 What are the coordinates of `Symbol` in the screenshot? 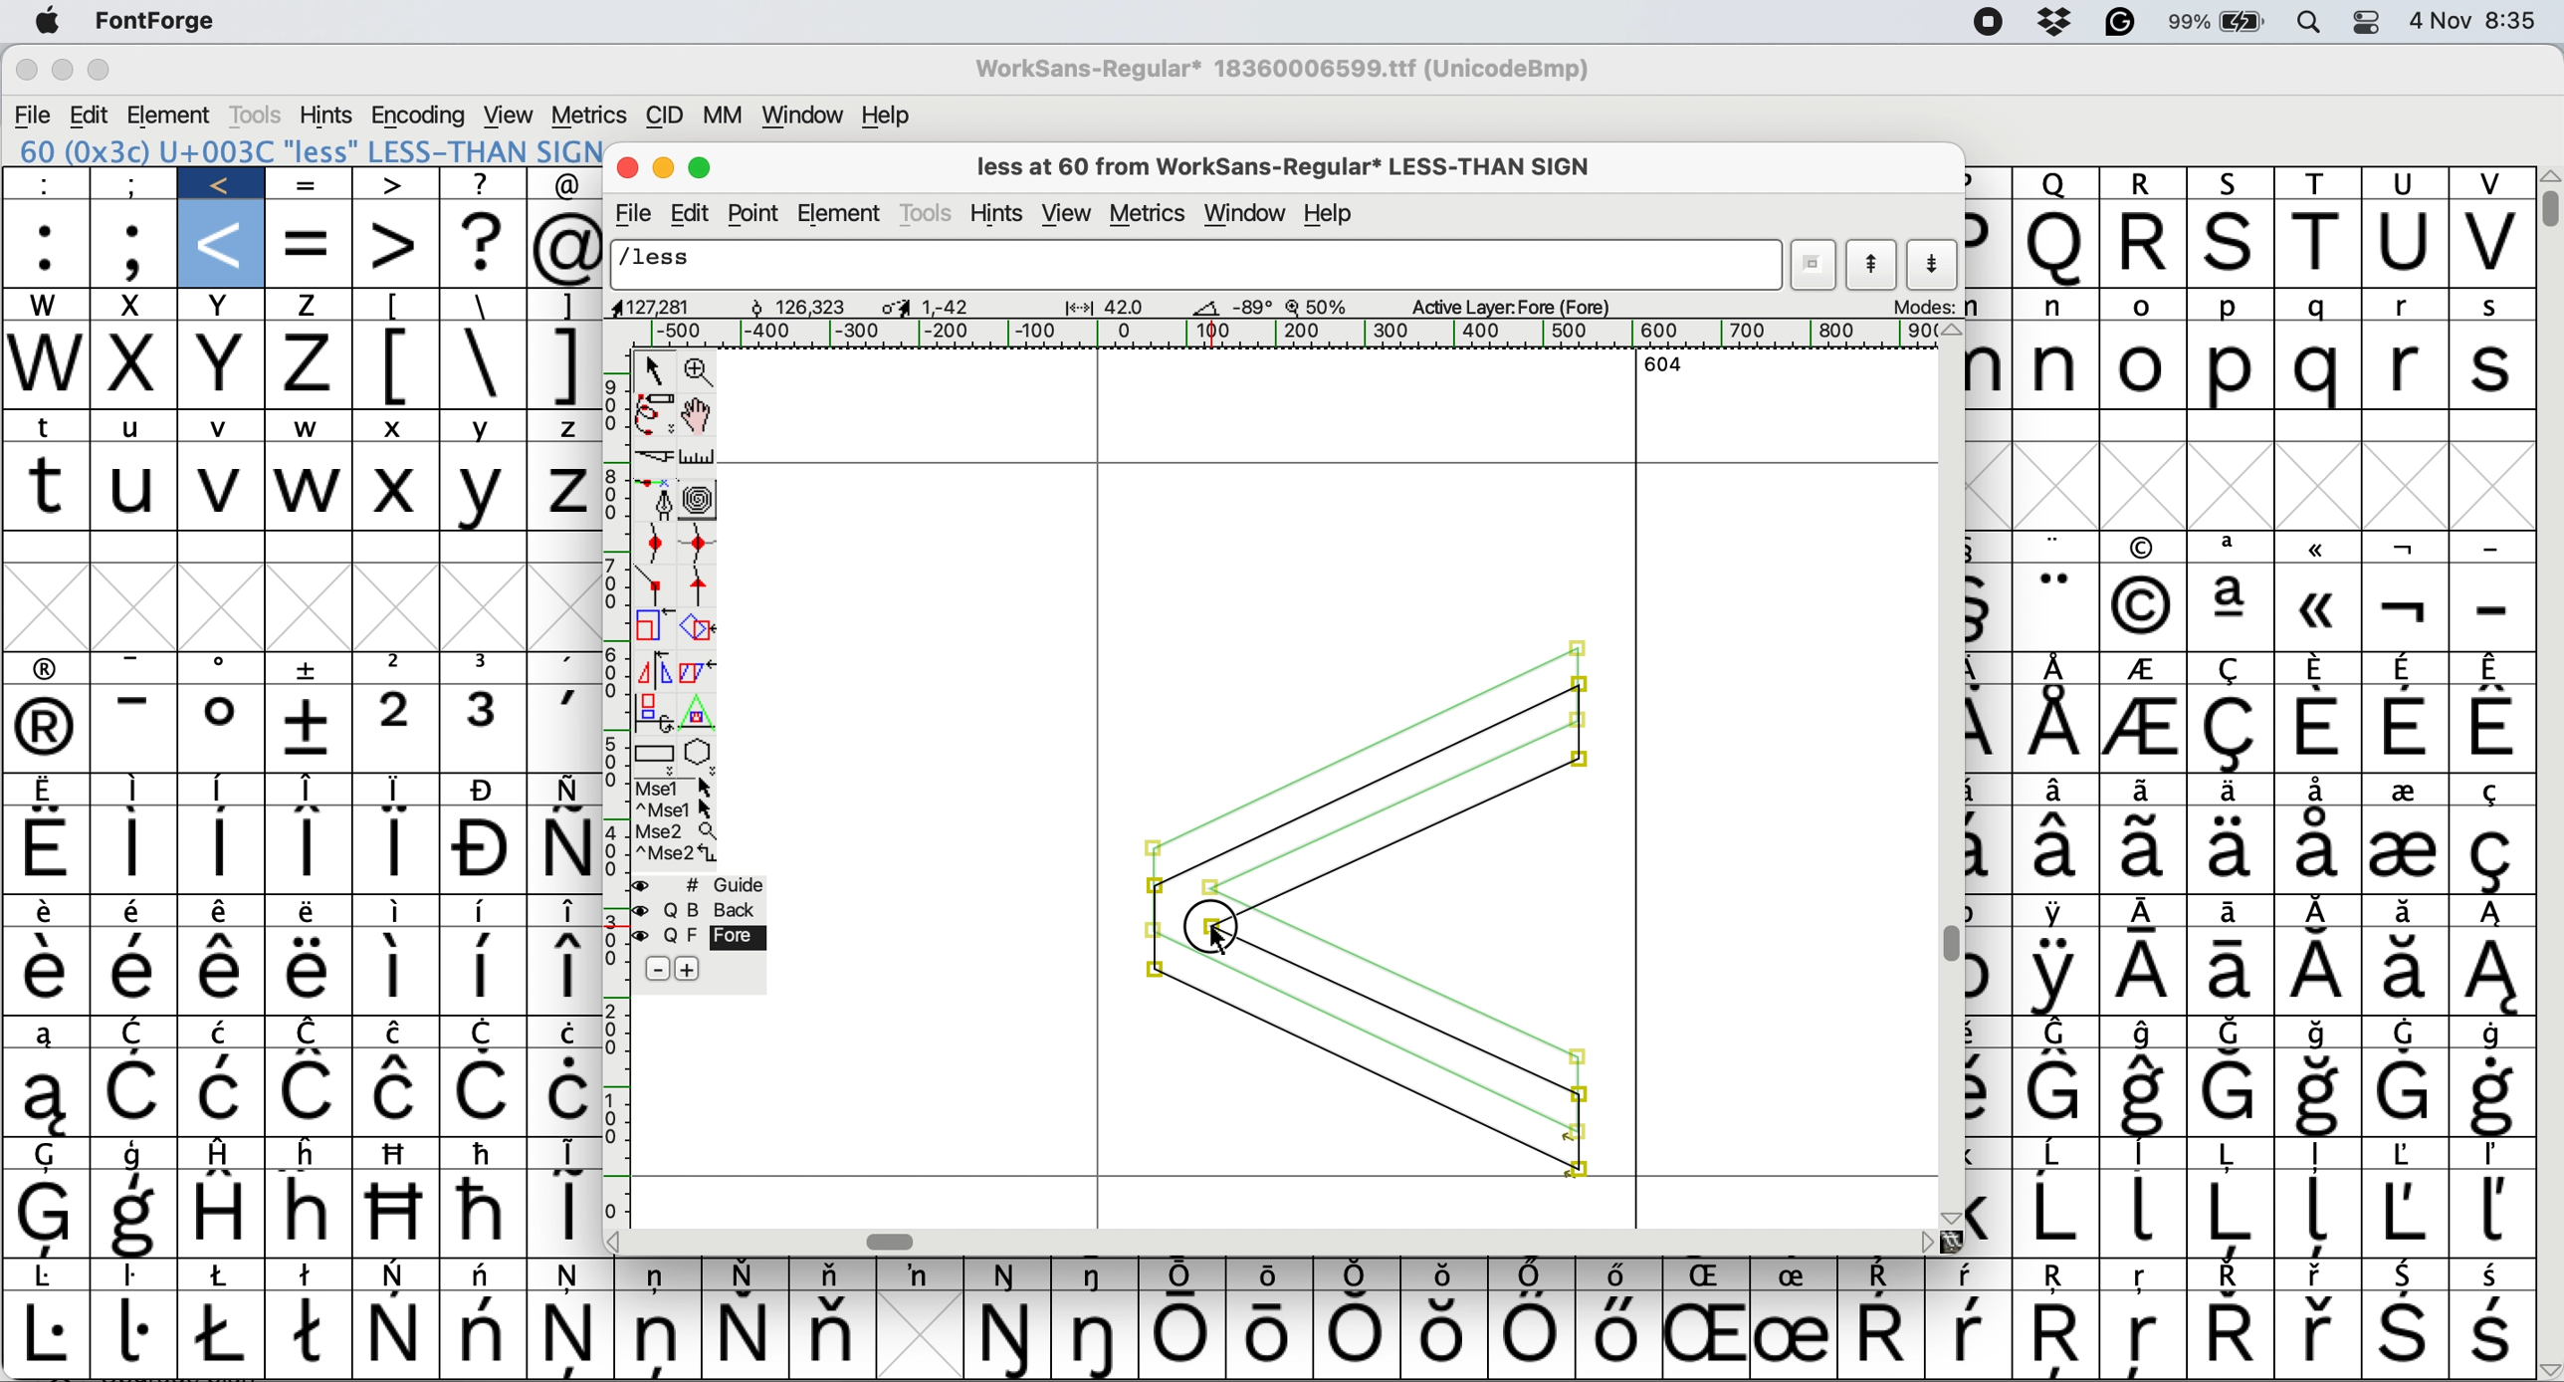 It's located at (485, 1213).